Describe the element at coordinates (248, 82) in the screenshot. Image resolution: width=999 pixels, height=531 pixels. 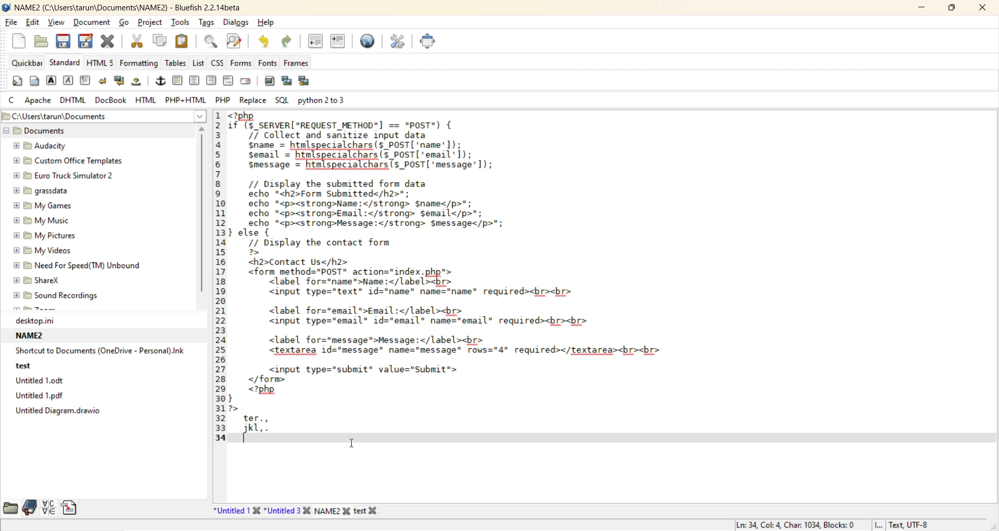
I see `email` at that location.